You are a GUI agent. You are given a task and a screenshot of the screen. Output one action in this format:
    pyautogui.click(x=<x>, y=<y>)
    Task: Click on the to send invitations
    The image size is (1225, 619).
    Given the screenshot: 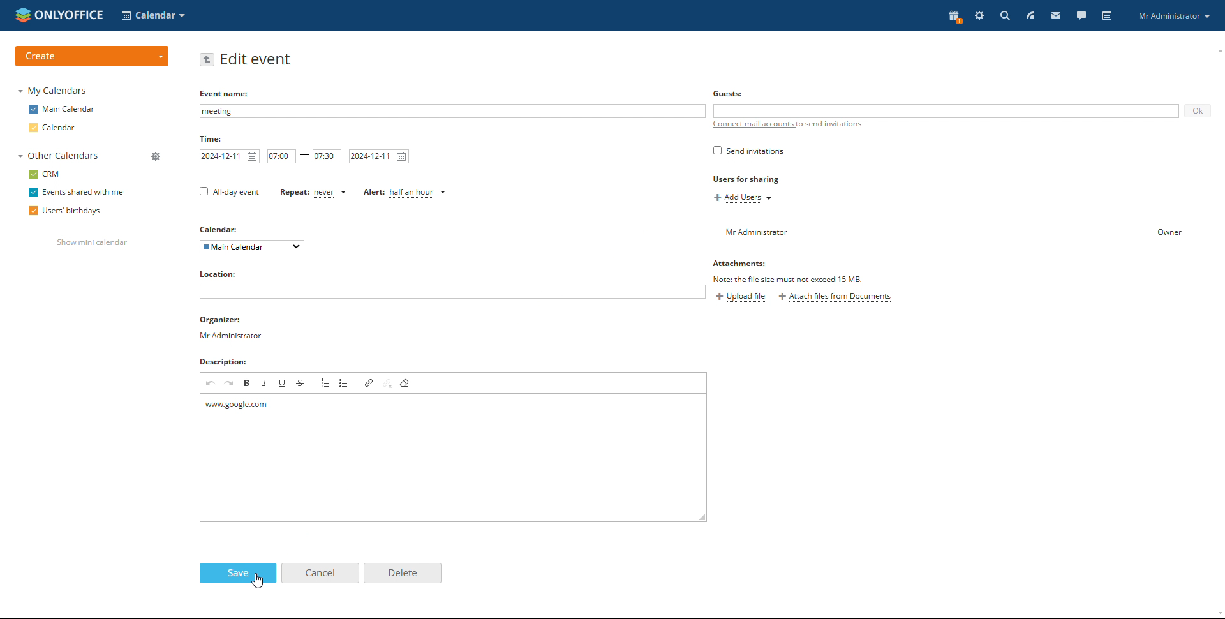 What is the action you would take?
    pyautogui.click(x=828, y=124)
    